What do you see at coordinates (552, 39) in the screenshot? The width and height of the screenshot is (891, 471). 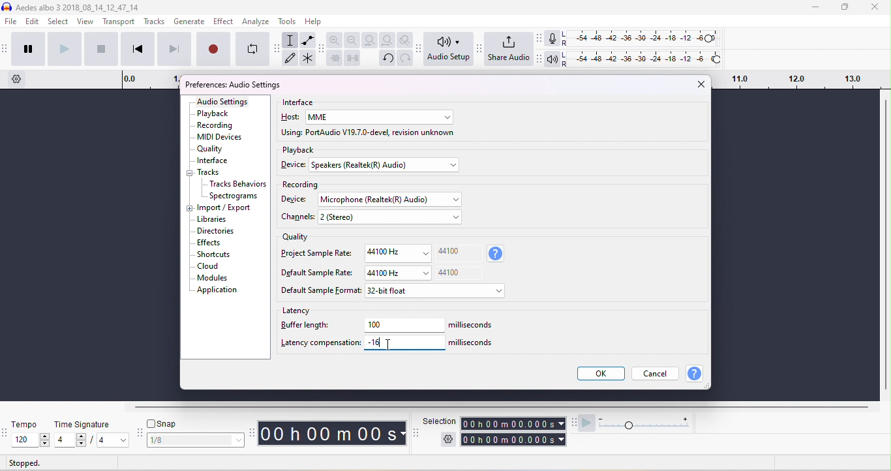 I see `recording meter` at bounding box center [552, 39].